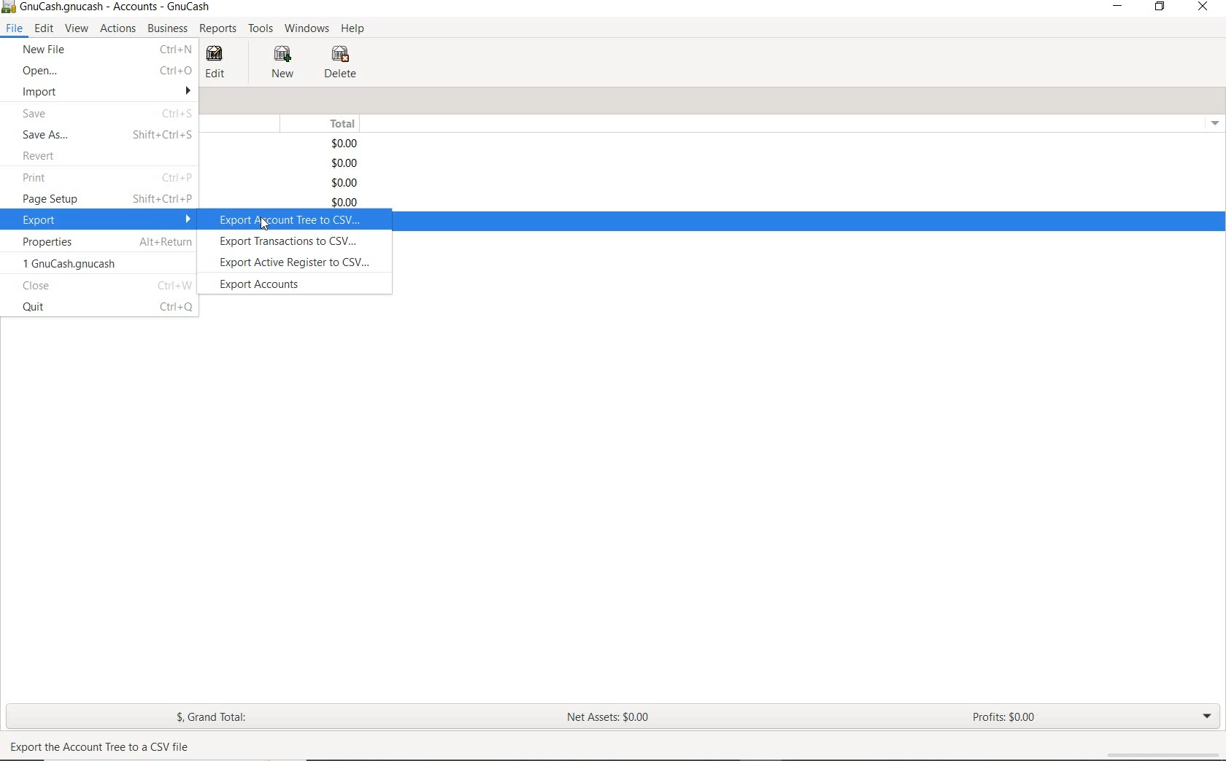 The width and height of the screenshot is (1226, 761). What do you see at coordinates (178, 179) in the screenshot?
I see `Ctrl+P` at bounding box center [178, 179].